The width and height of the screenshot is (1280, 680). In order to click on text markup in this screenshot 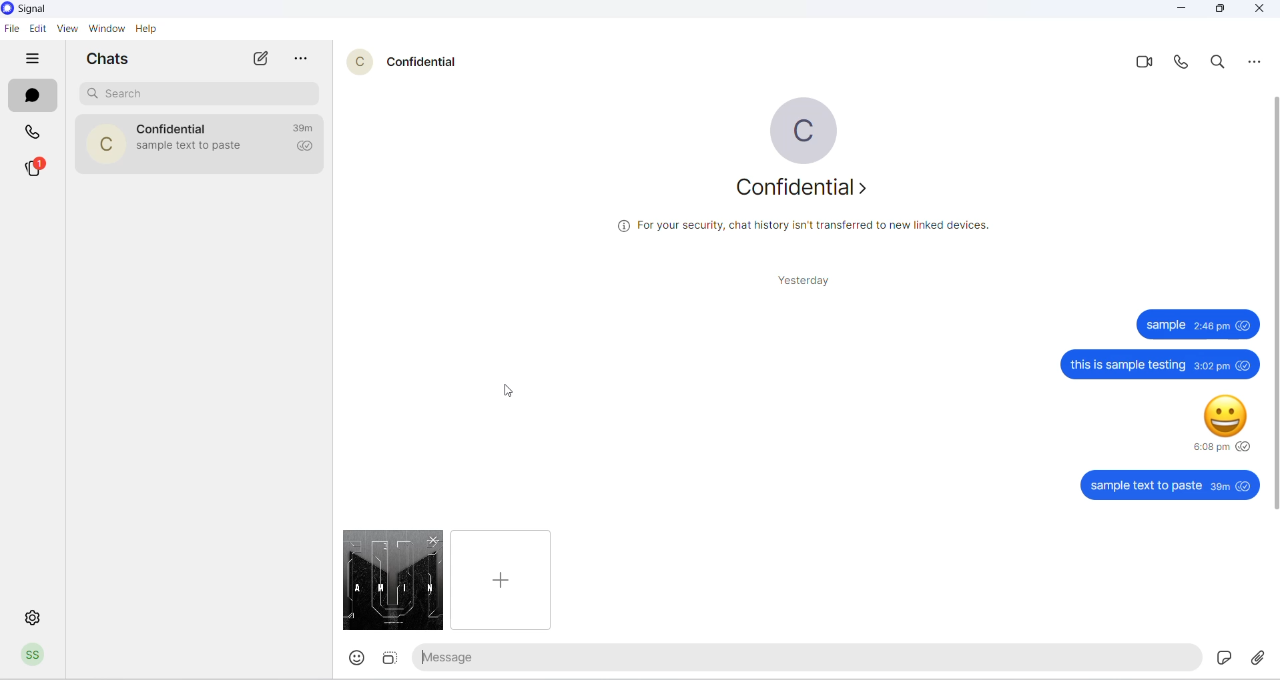, I will do `click(424, 659)`.